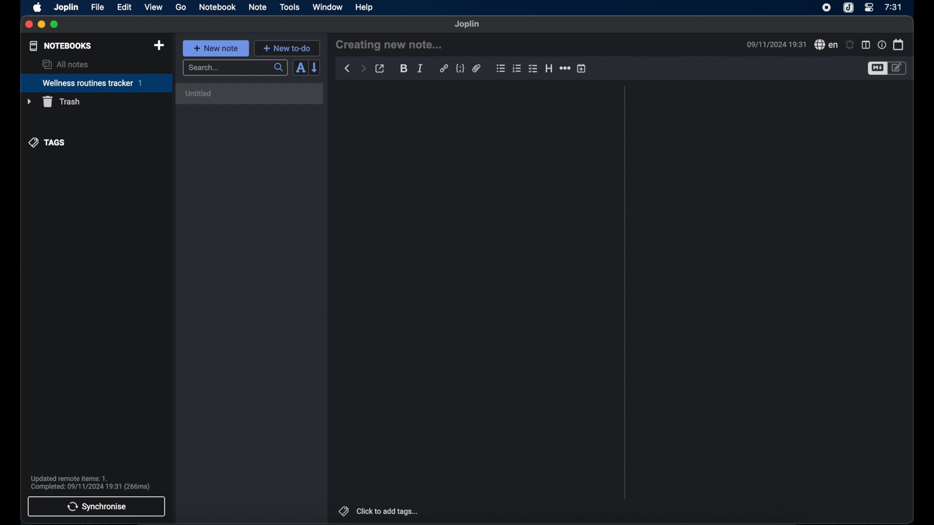 The width and height of the screenshot is (934, 525). What do you see at coordinates (624, 293) in the screenshot?
I see `Scroll bar` at bounding box center [624, 293].